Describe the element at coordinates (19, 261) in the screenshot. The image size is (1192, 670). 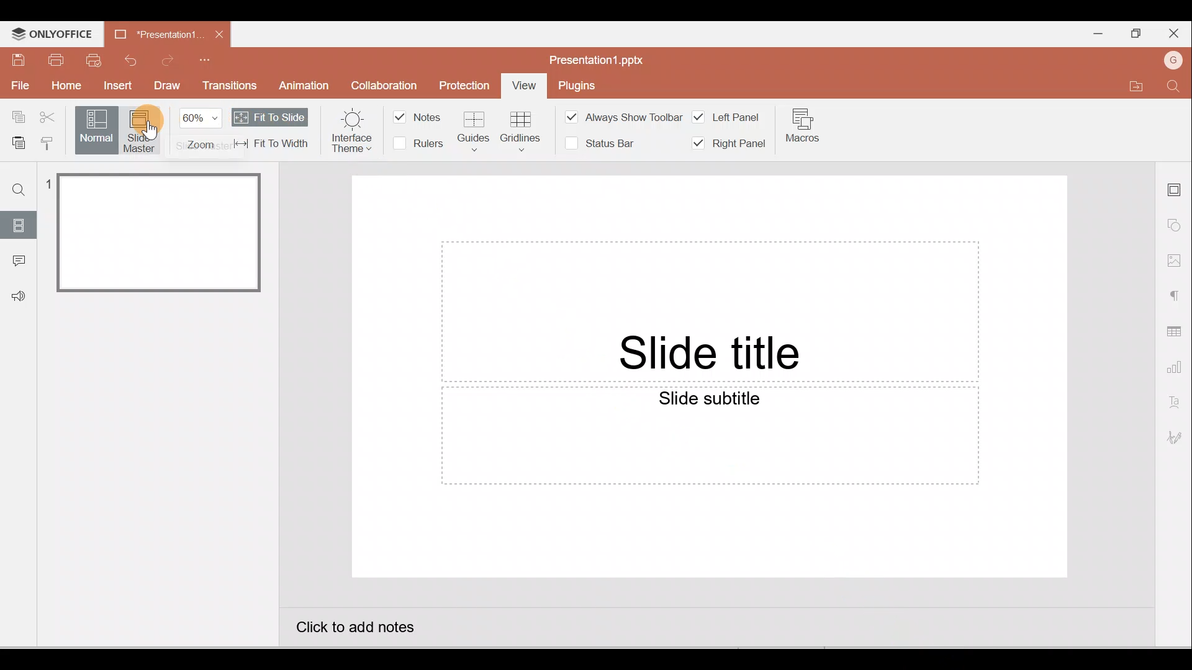
I see `Comment` at that location.